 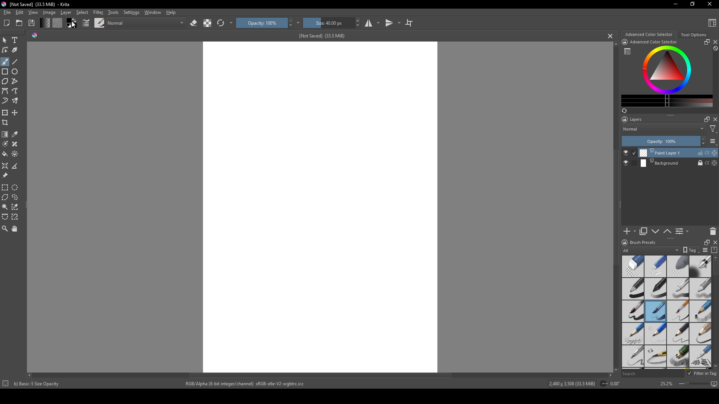 What do you see at coordinates (172, 12) in the screenshot?
I see `Help` at bounding box center [172, 12].